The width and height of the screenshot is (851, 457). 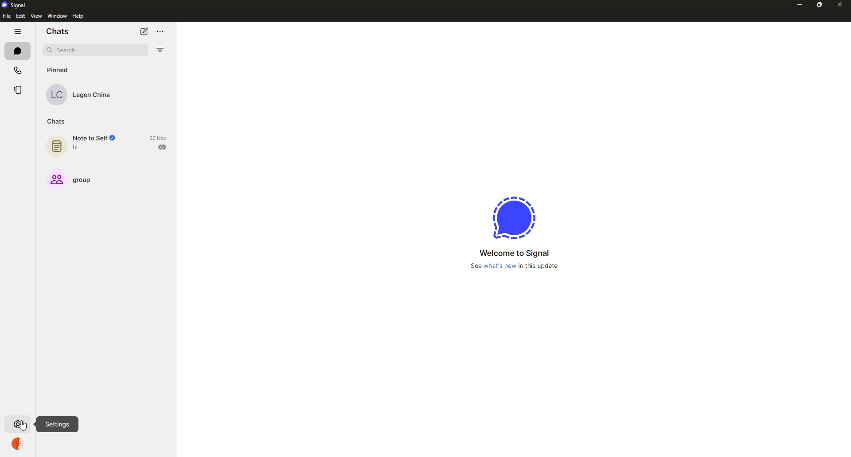 What do you see at coordinates (798, 5) in the screenshot?
I see `minimize` at bounding box center [798, 5].